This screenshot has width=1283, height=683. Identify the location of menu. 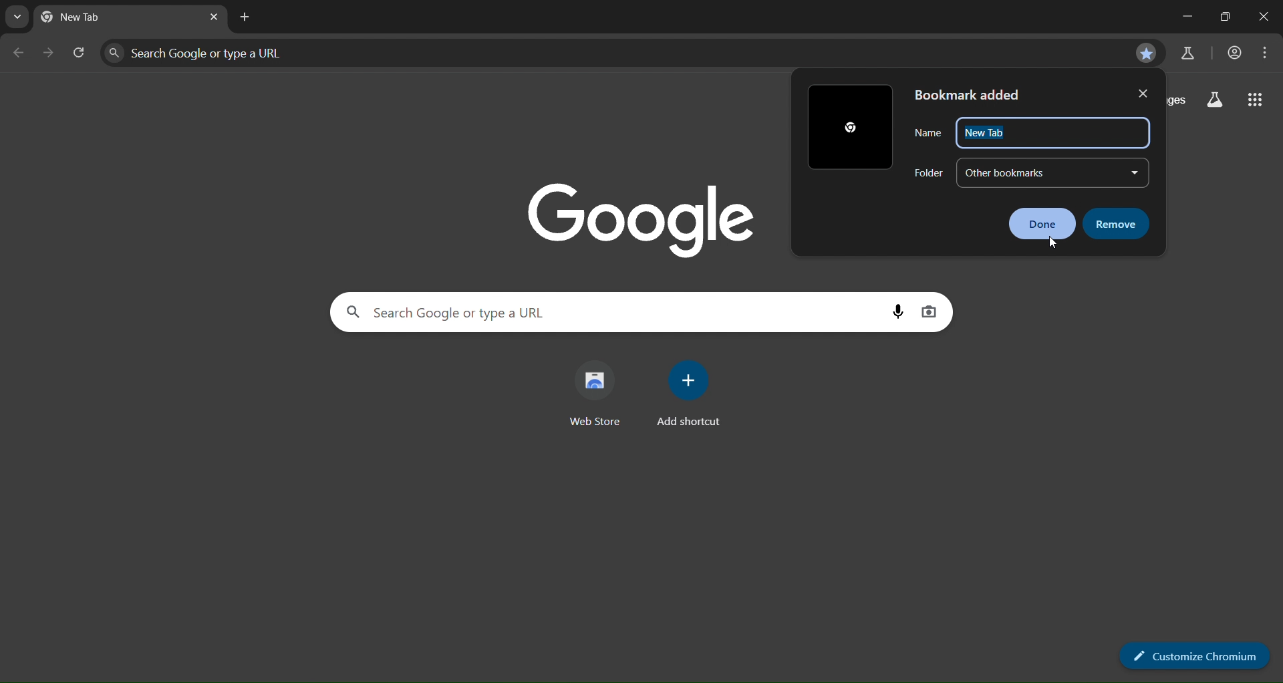
(1264, 53).